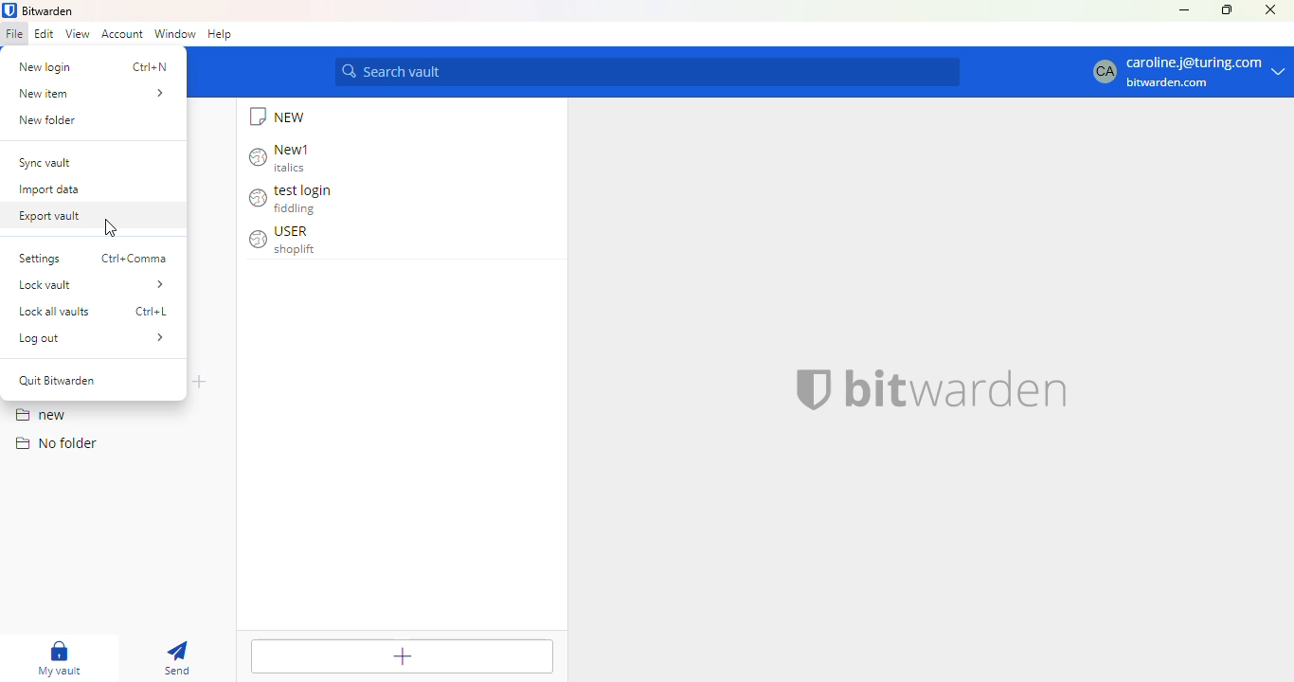  What do you see at coordinates (54, 442) in the screenshot?
I see `no folder` at bounding box center [54, 442].